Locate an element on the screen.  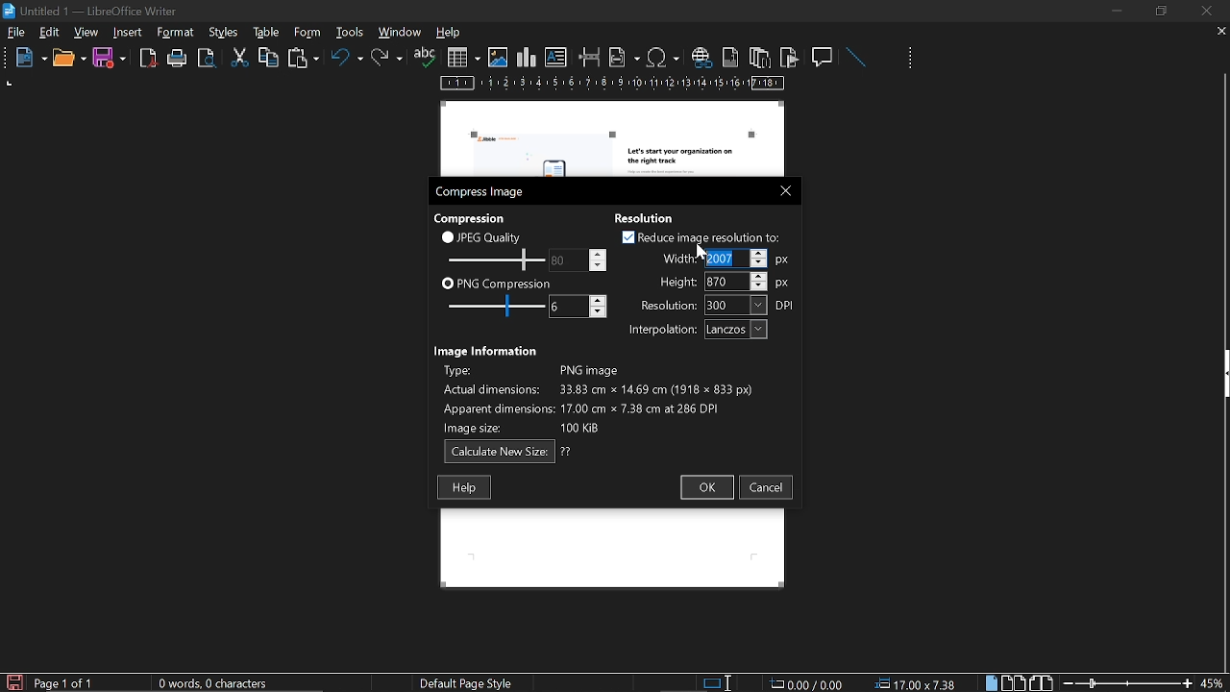
insert endnote is located at coordinates (759, 57).